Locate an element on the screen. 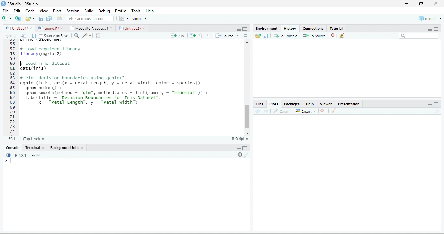 Image resolution: width=444 pixels, height=234 pixels. R.4.2.1 .~/ is located at coordinates (23, 156).